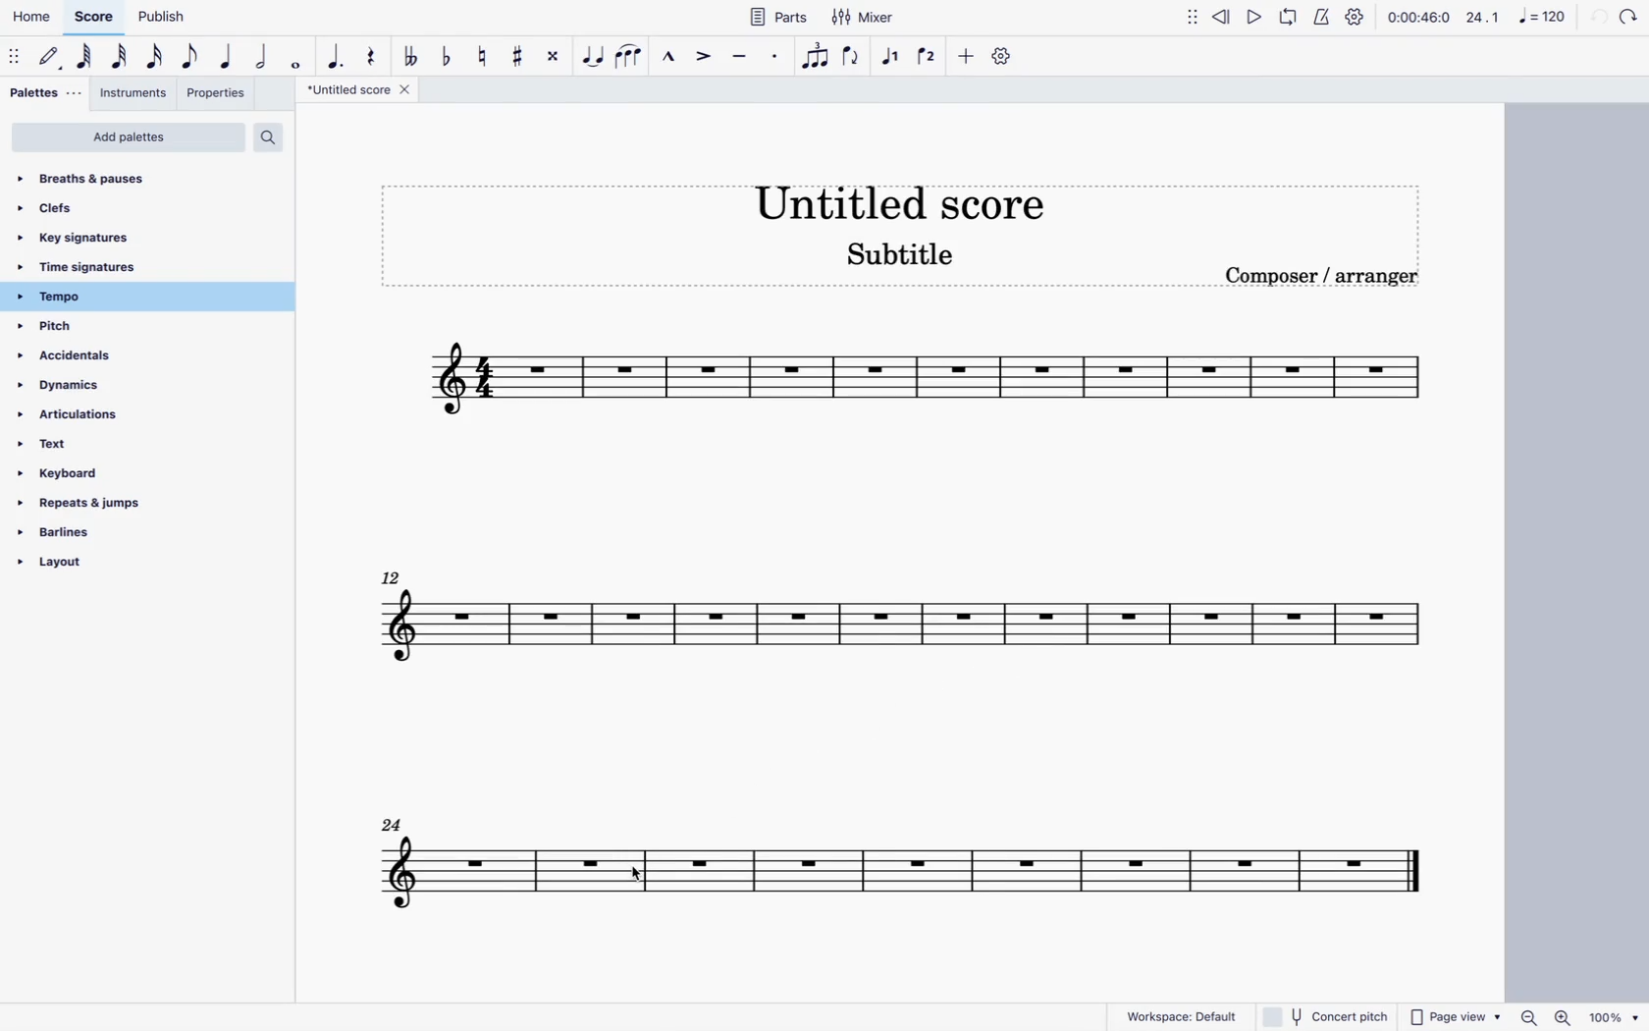  I want to click on composer / arranger, so click(1328, 281).